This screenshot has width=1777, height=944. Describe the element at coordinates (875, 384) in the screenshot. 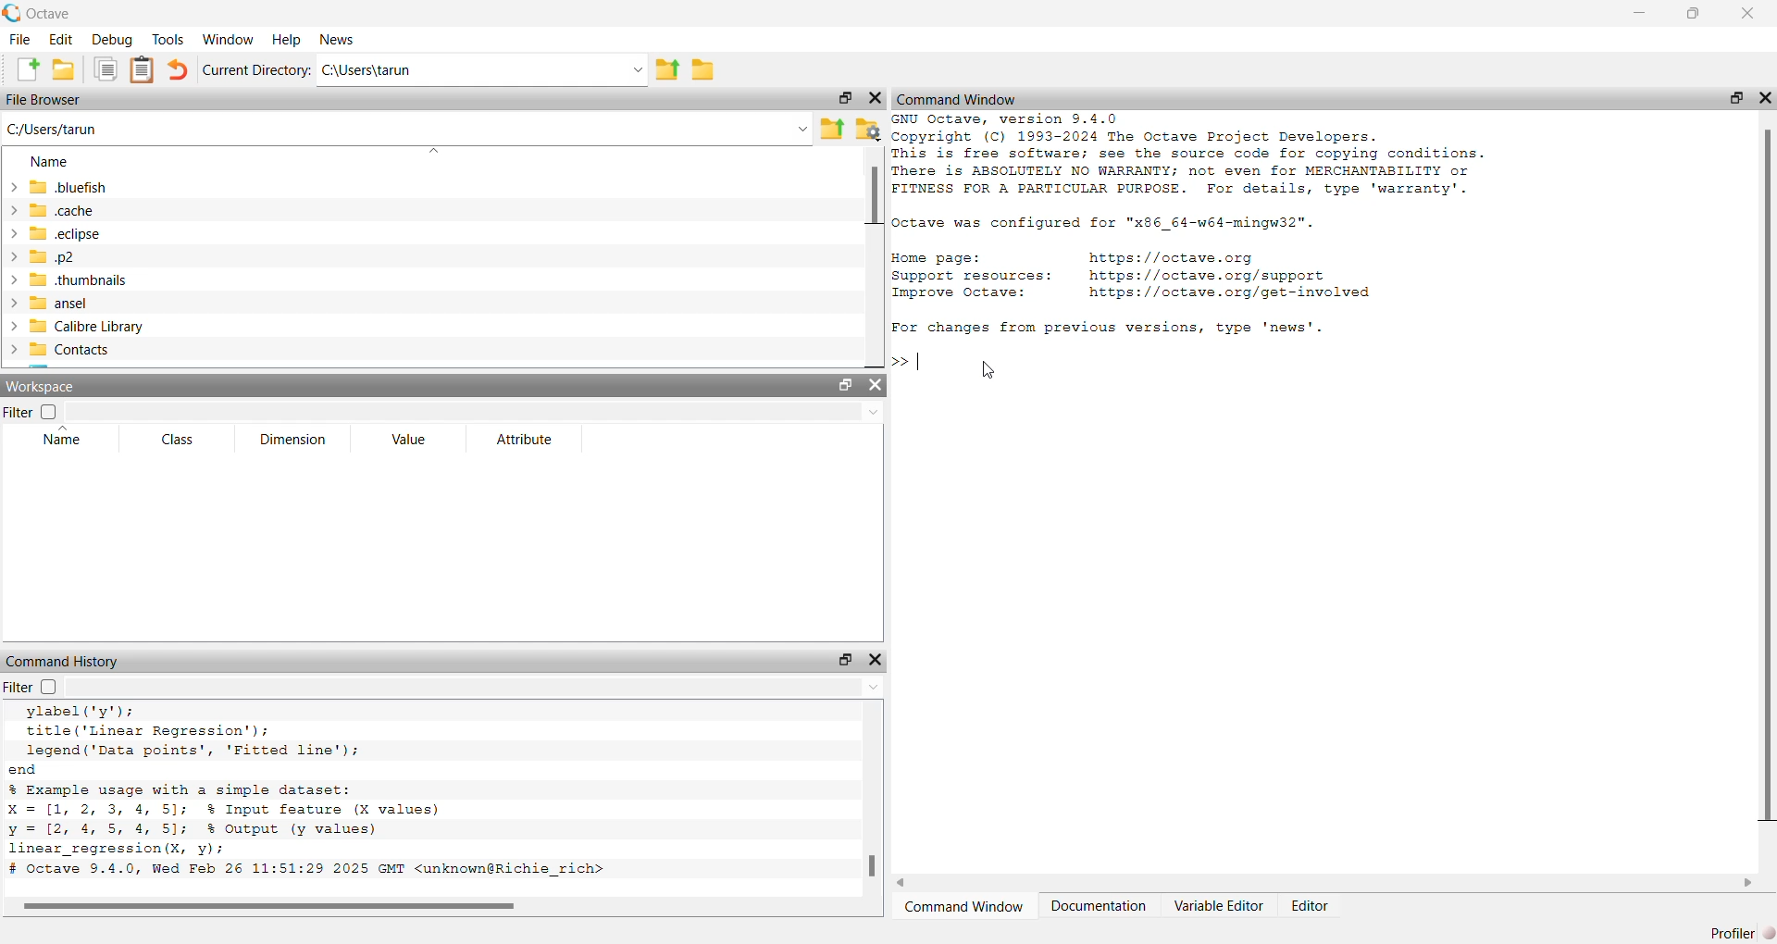

I see `close widget` at that location.